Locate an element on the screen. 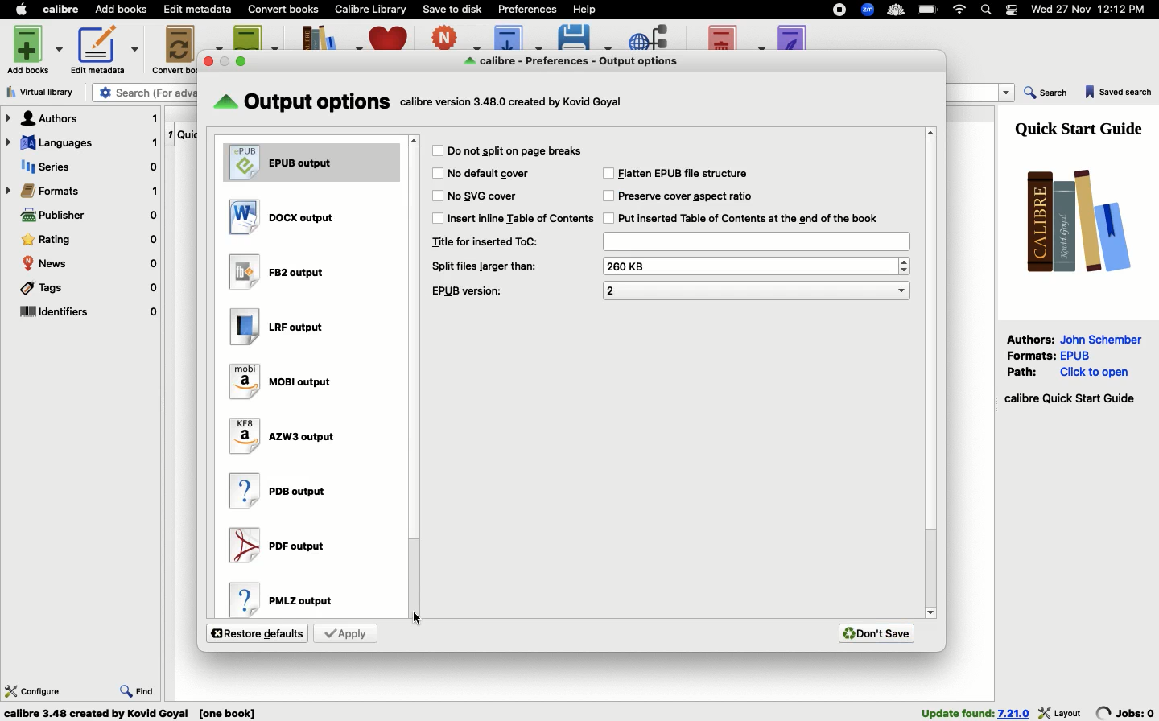  Search bar is located at coordinates (988, 10).